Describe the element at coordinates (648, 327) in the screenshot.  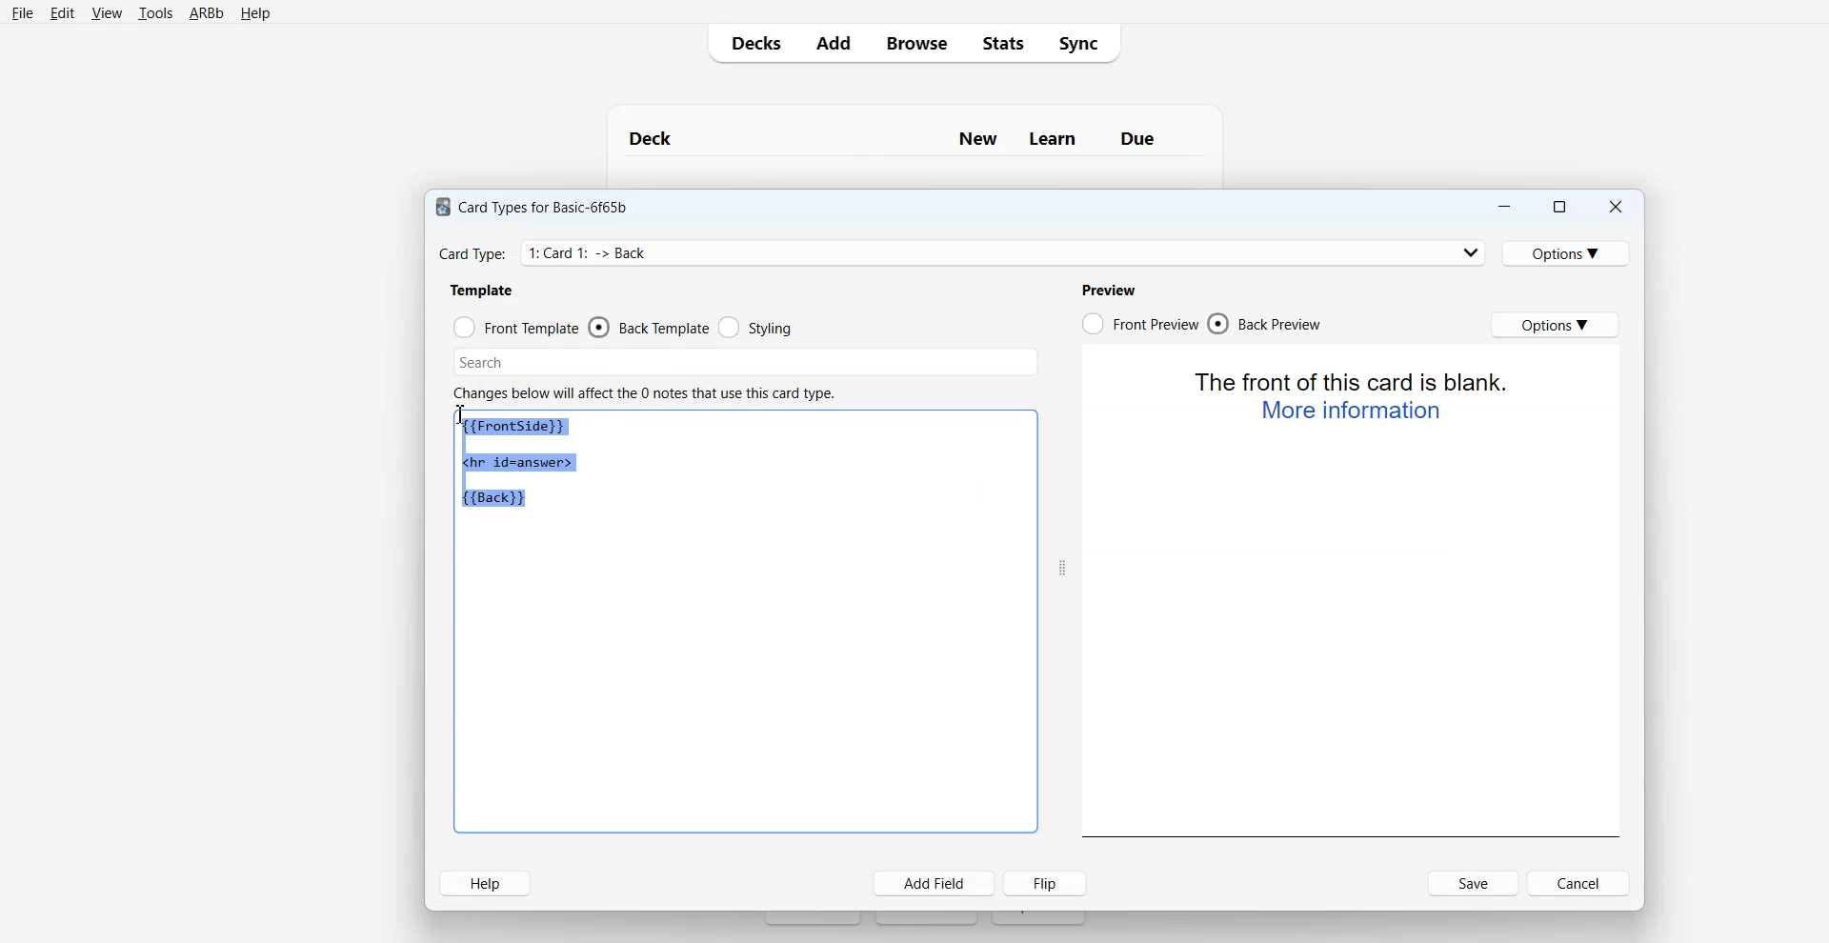
I see `Back Template` at that location.